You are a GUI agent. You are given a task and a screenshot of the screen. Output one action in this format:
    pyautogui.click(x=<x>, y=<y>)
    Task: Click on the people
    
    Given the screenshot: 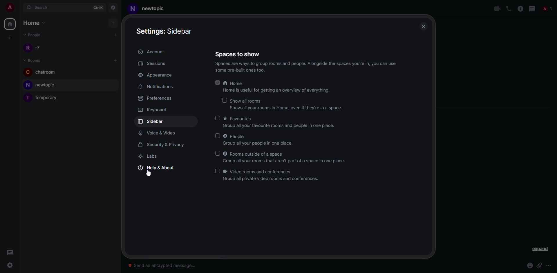 What is the action you would take?
    pyautogui.click(x=36, y=48)
    